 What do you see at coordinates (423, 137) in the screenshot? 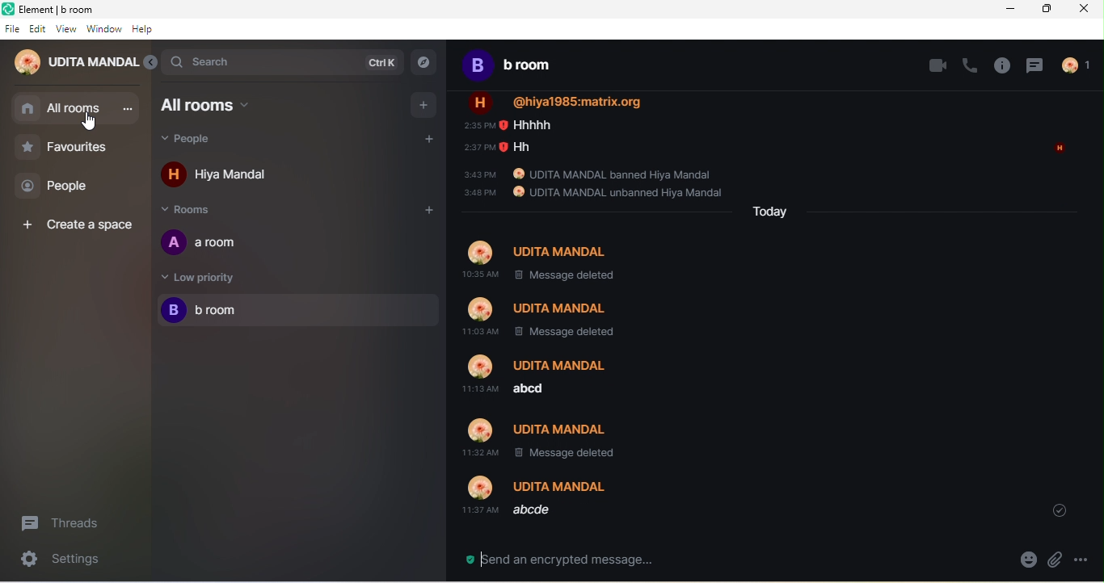
I see `add people` at bounding box center [423, 137].